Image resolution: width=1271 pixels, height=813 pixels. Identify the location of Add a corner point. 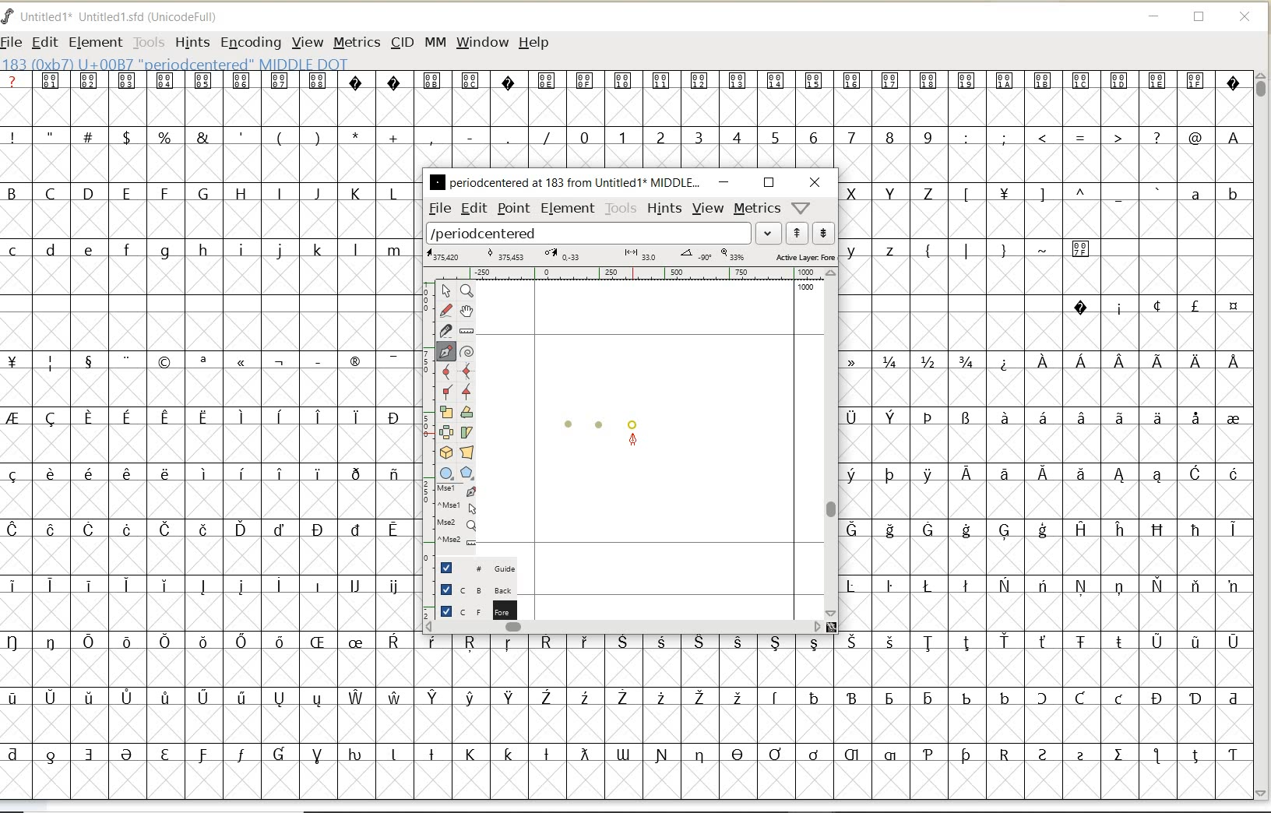
(467, 390).